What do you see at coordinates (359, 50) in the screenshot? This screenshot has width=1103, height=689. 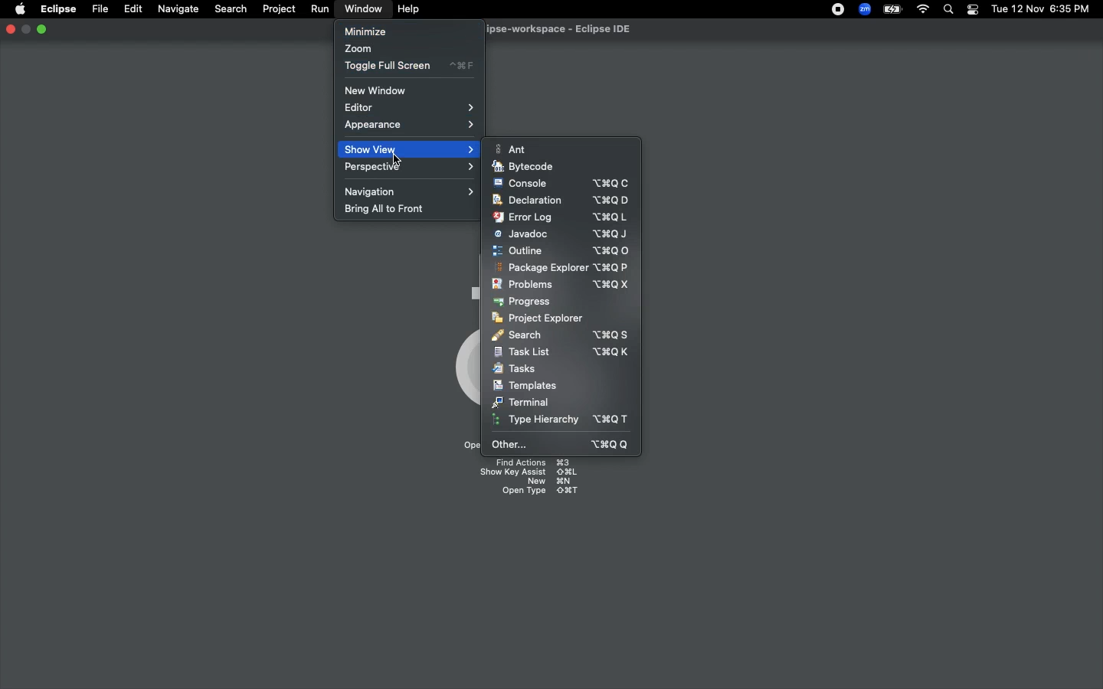 I see `Zoom` at bounding box center [359, 50].